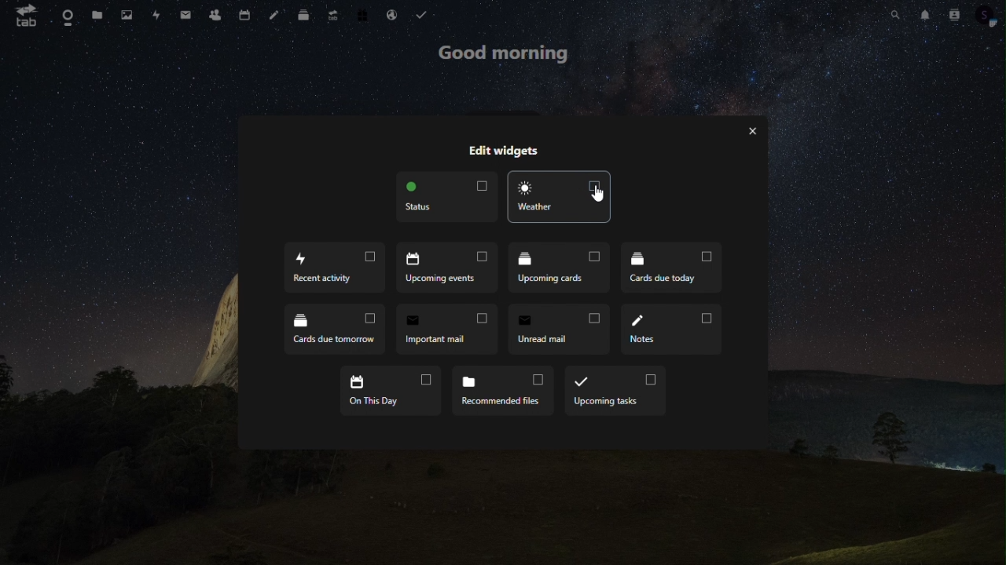 This screenshot has height=565, width=1006. What do you see at coordinates (365, 16) in the screenshot?
I see `free trial` at bounding box center [365, 16].